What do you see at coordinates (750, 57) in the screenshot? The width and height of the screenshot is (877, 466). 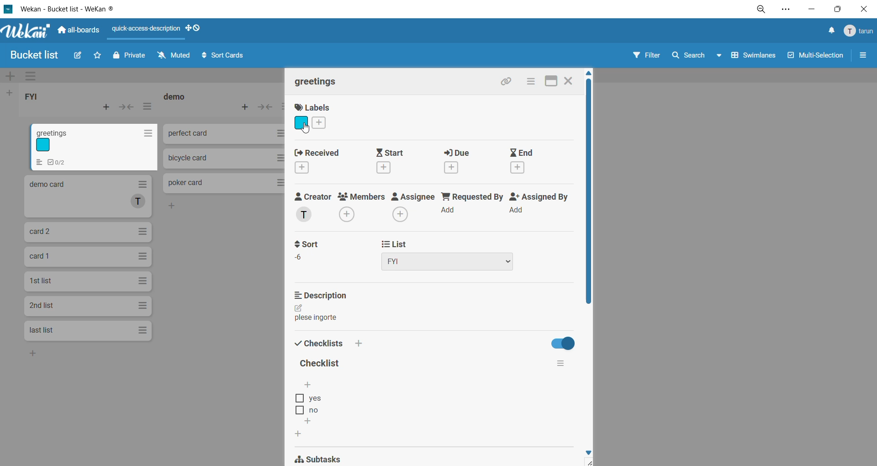 I see `swimlanes` at bounding box center [750, 57].